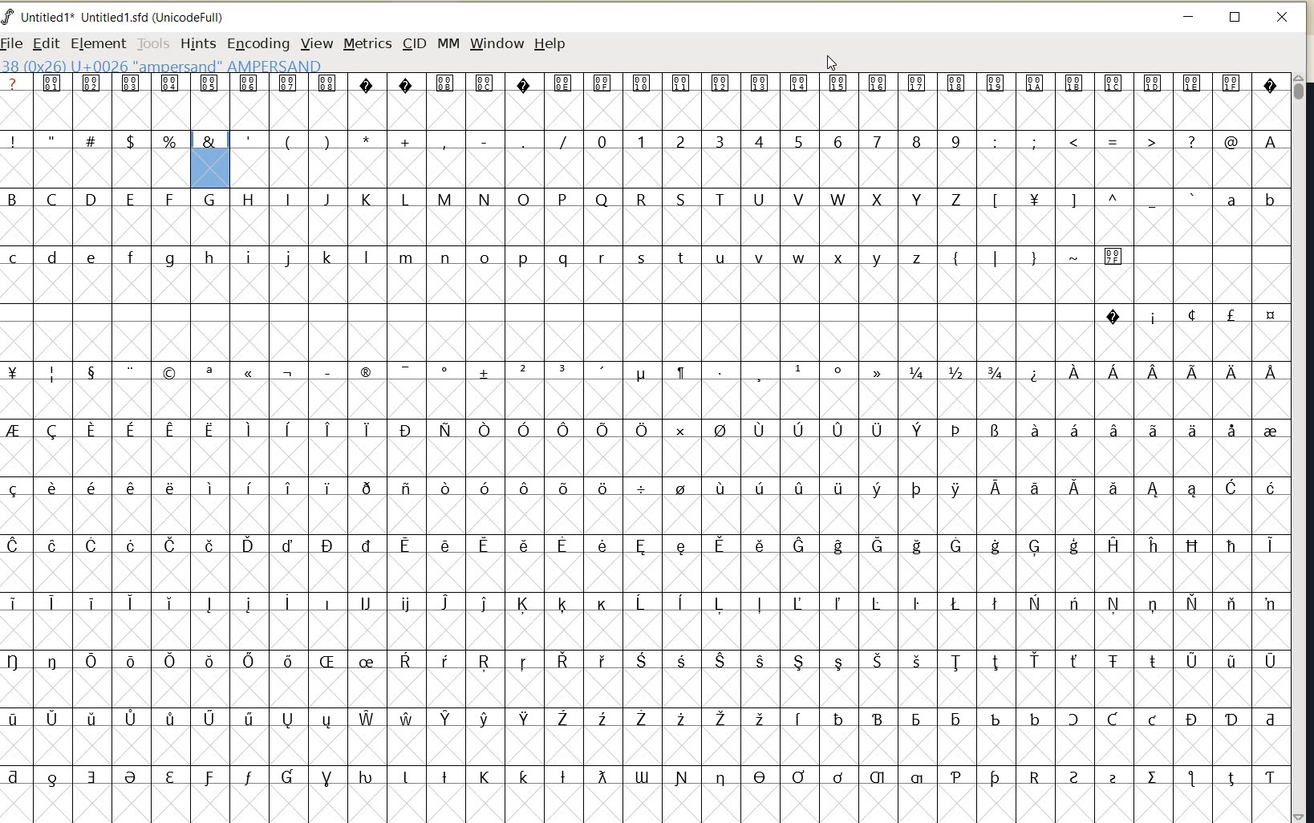 Image resolution: width=1314 pixels, height=823 pixels. What do you see at coordinates (366, 45) in the screenshot?
I see `METRICS` at bounding box center [366, 45].